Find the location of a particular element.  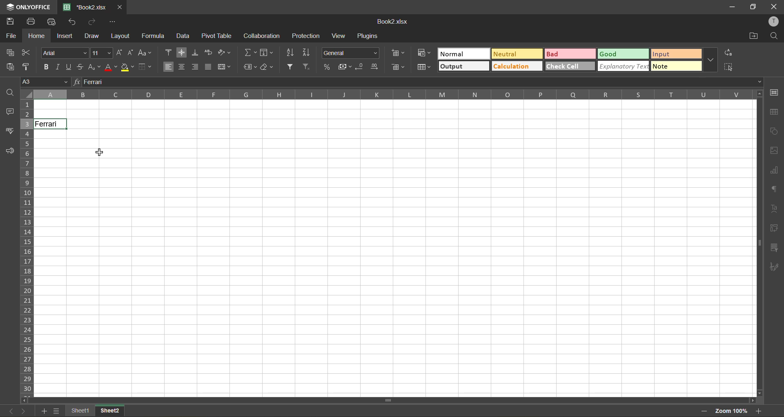

cut is located at coordinates (27, 52).